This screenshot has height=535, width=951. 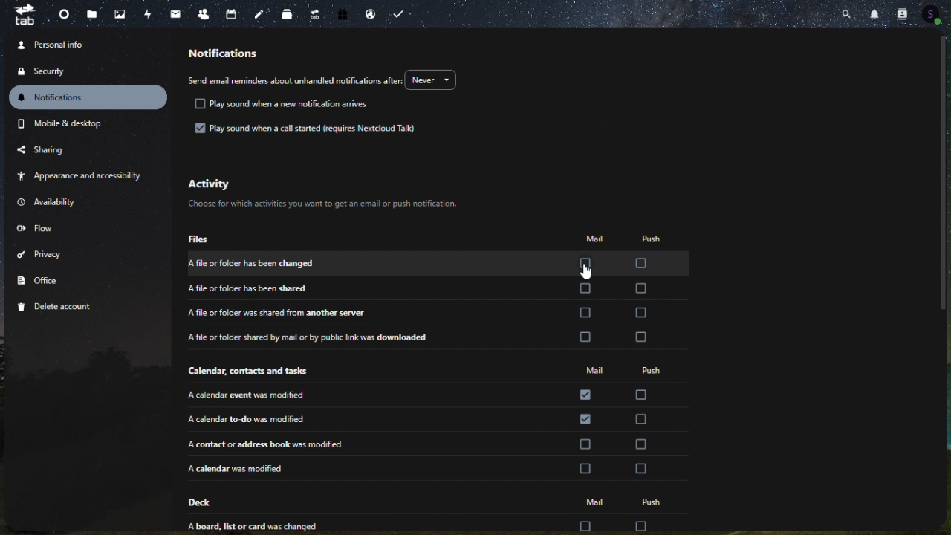 What do you see at coordinates (588, 394) in the screenshot?
I see `check box` at bounding box center [588, 394].